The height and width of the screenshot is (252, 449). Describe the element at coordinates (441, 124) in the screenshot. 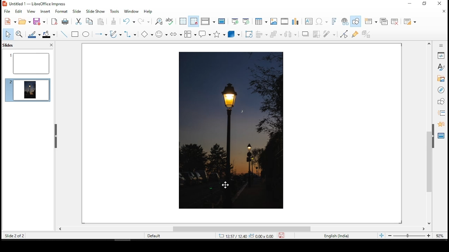

I see `animation` at that location.